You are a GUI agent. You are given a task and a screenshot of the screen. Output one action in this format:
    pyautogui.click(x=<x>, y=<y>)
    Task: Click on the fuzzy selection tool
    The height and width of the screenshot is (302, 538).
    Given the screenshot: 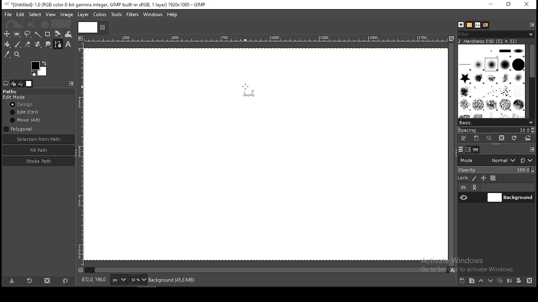 What is the action you would take?
    pyautogui.click(x=38, y=34)
    